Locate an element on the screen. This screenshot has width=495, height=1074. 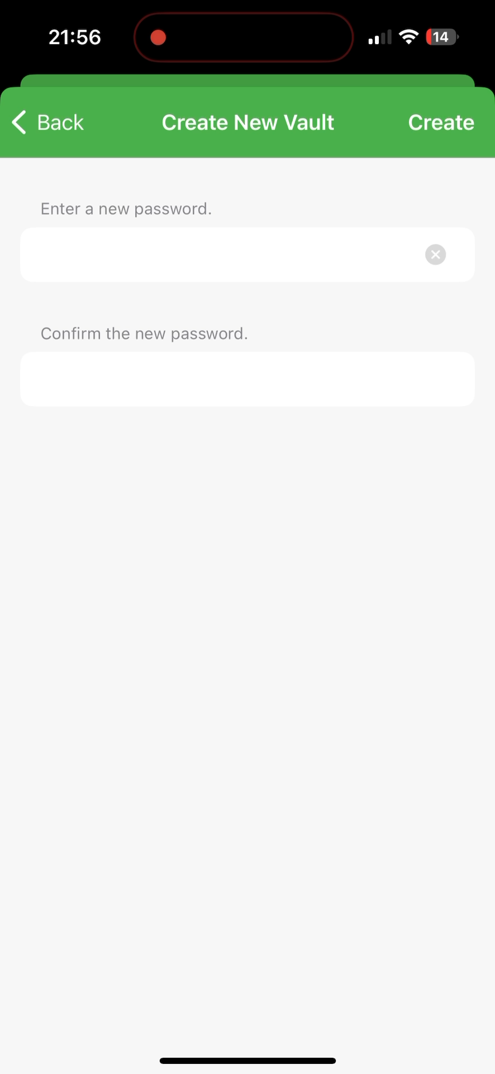
battery is located at coordinates (442, 39).